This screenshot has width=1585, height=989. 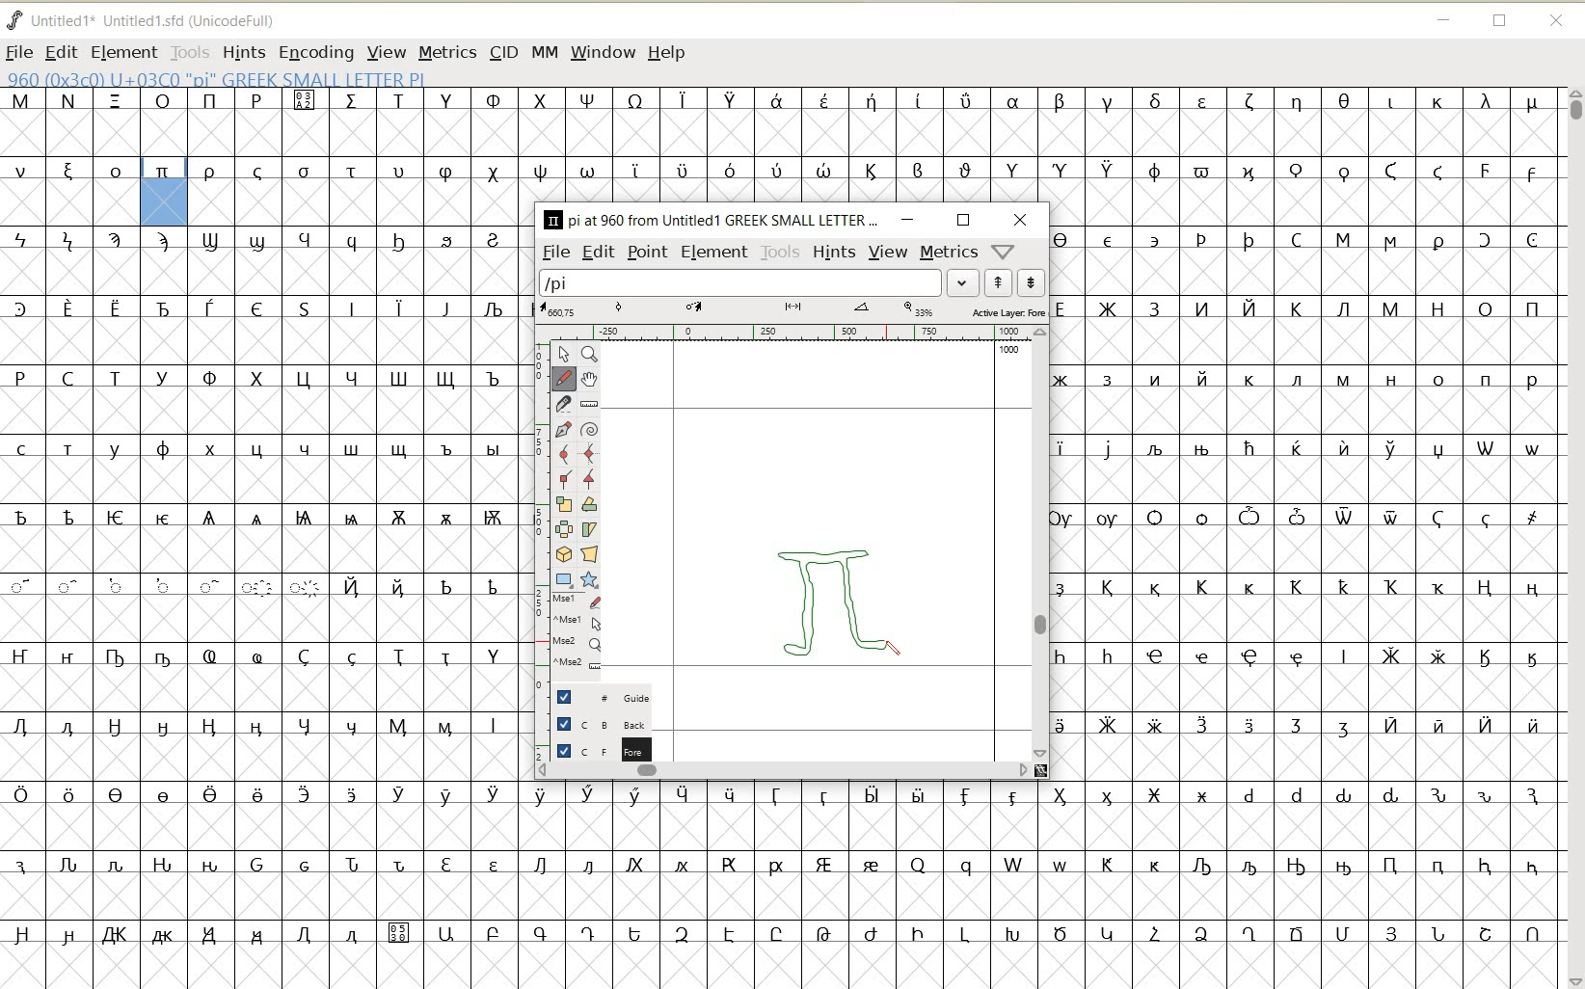 What do you see at coordinates (191, 51) in the screenshot?
I see `TOOLS` at bounding box center [191, 51].